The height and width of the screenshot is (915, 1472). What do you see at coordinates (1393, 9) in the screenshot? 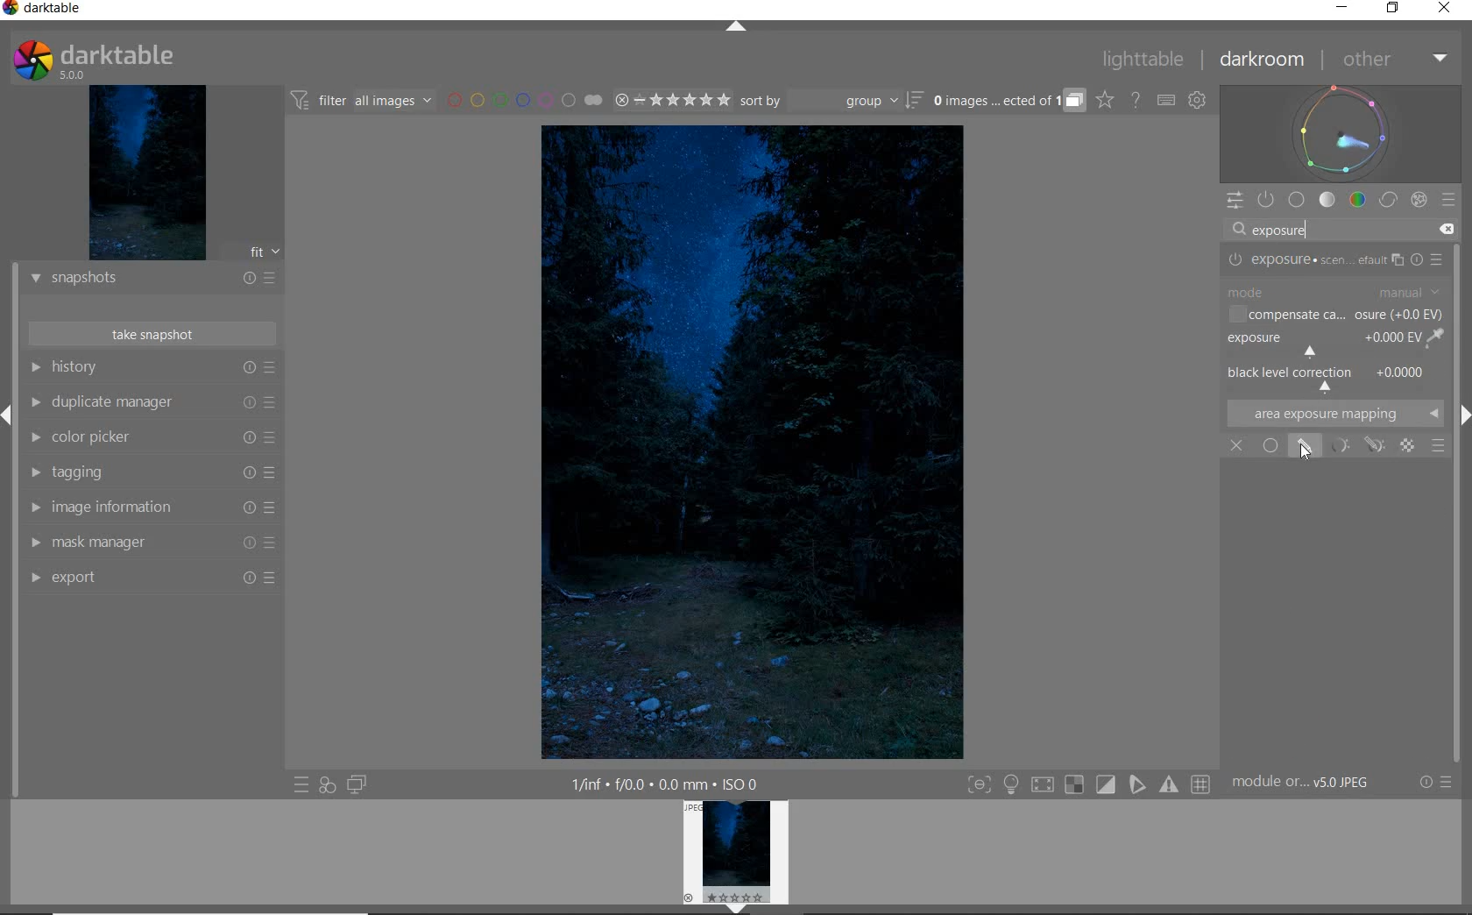
I see `RESTORE` at bounding box center [1393, 9].